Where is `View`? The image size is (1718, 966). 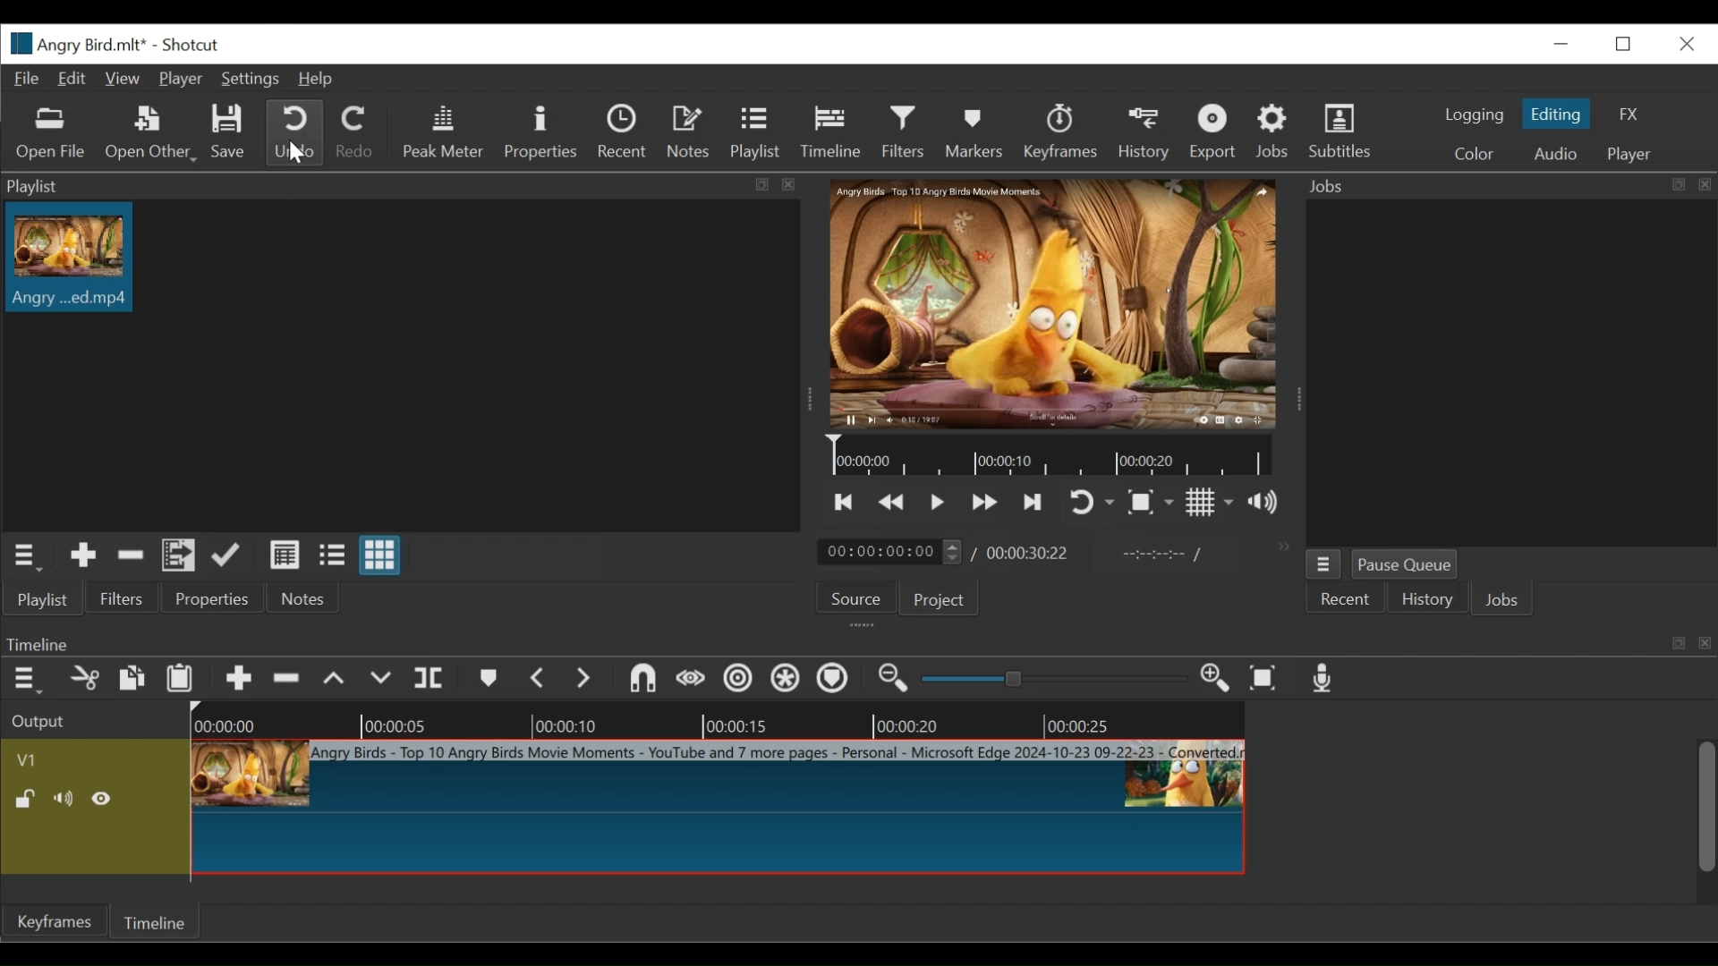 View is located at coordinates (122, 79).